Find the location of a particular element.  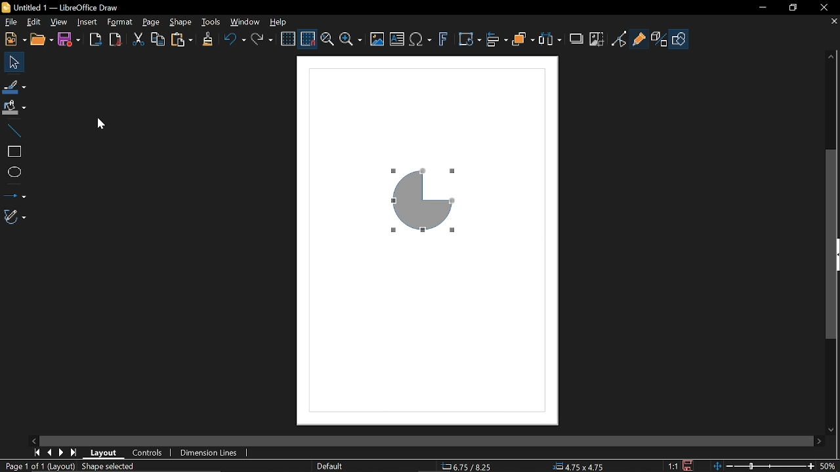

open is located at coordinates (41, 39).